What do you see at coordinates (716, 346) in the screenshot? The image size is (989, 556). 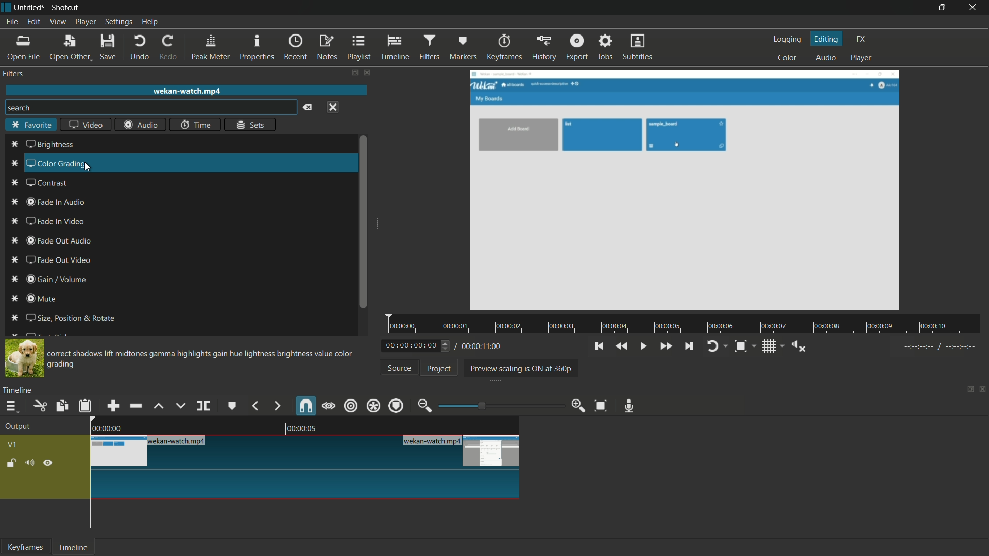 I see `toggle player looping` at bounding box center [716, 346].